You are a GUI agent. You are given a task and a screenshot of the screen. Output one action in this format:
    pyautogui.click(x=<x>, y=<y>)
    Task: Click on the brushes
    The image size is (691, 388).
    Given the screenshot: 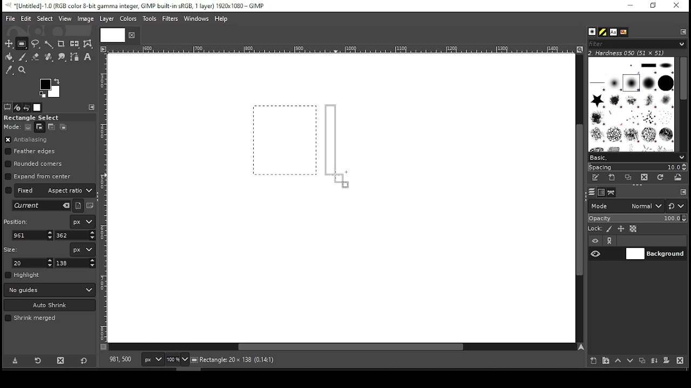 What is the action you would take?
    pyautogui.click(x=631, y=104)
    